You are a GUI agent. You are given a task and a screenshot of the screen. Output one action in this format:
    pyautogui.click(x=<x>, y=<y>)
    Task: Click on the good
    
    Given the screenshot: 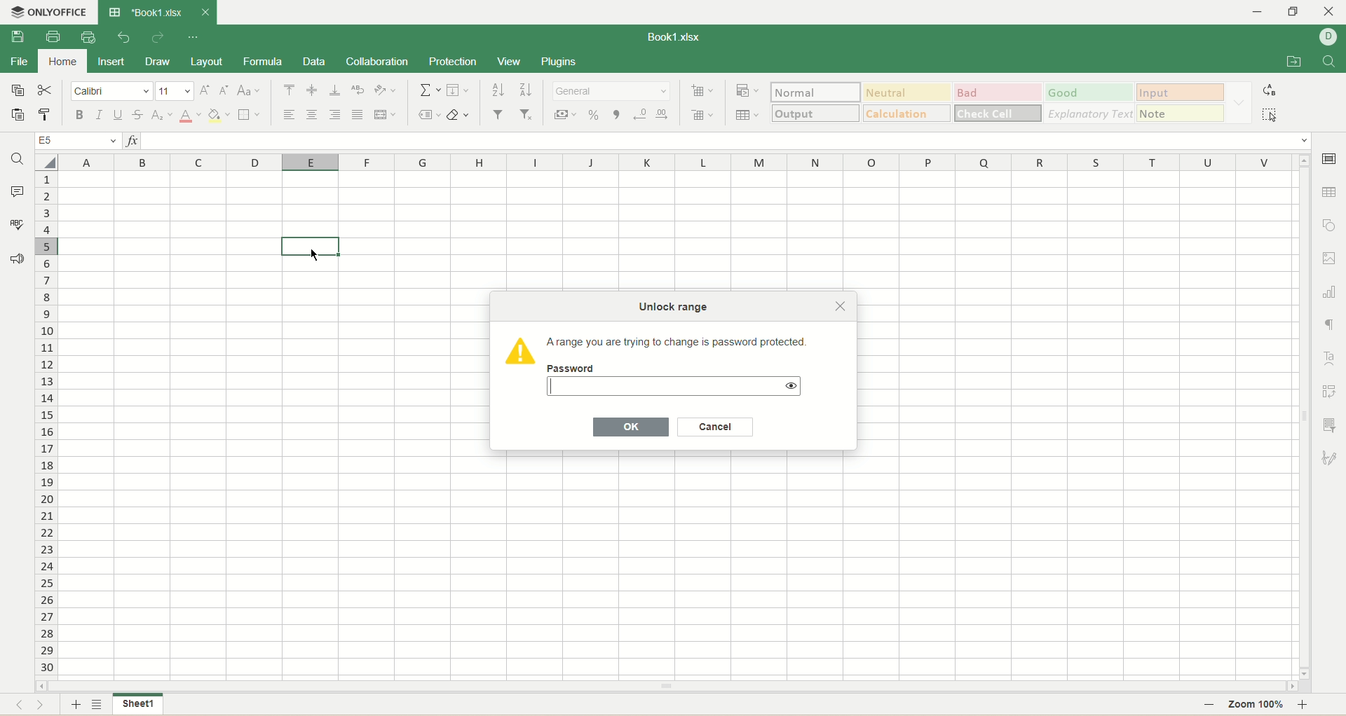 What is the action you would take?
    pyautogui.click(x=1087, y=93)
    